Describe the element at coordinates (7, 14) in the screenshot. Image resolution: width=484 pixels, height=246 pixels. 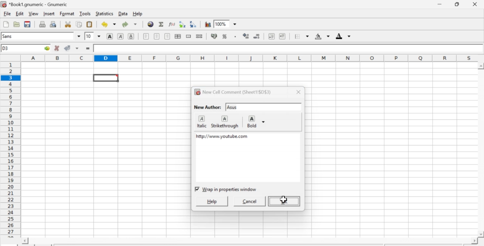
I see `File` at that location.